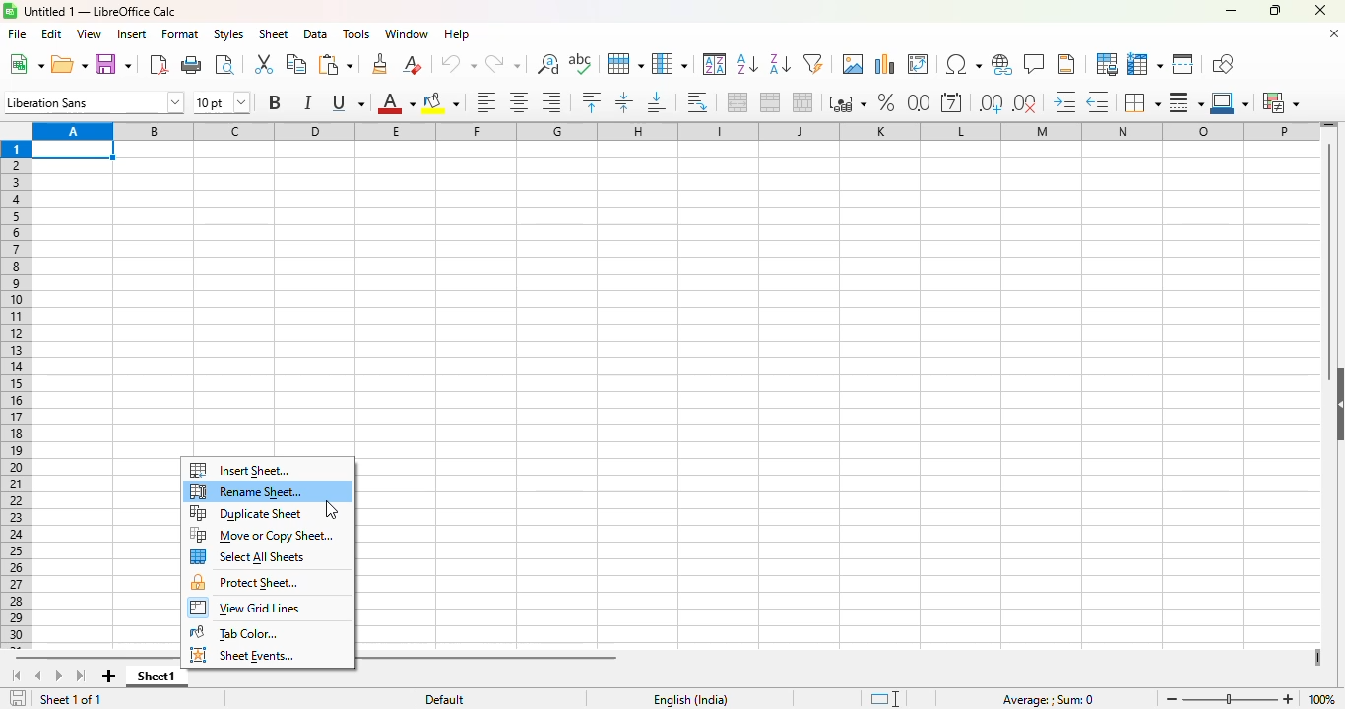  Describe the element at coordinates (1068, 64) in the screenshot. I see `headers and footers` at that location.